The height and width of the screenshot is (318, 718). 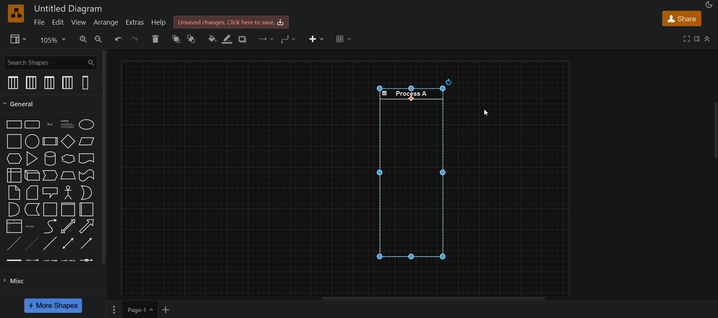 I want to click on card, so click(x=31, y=193).